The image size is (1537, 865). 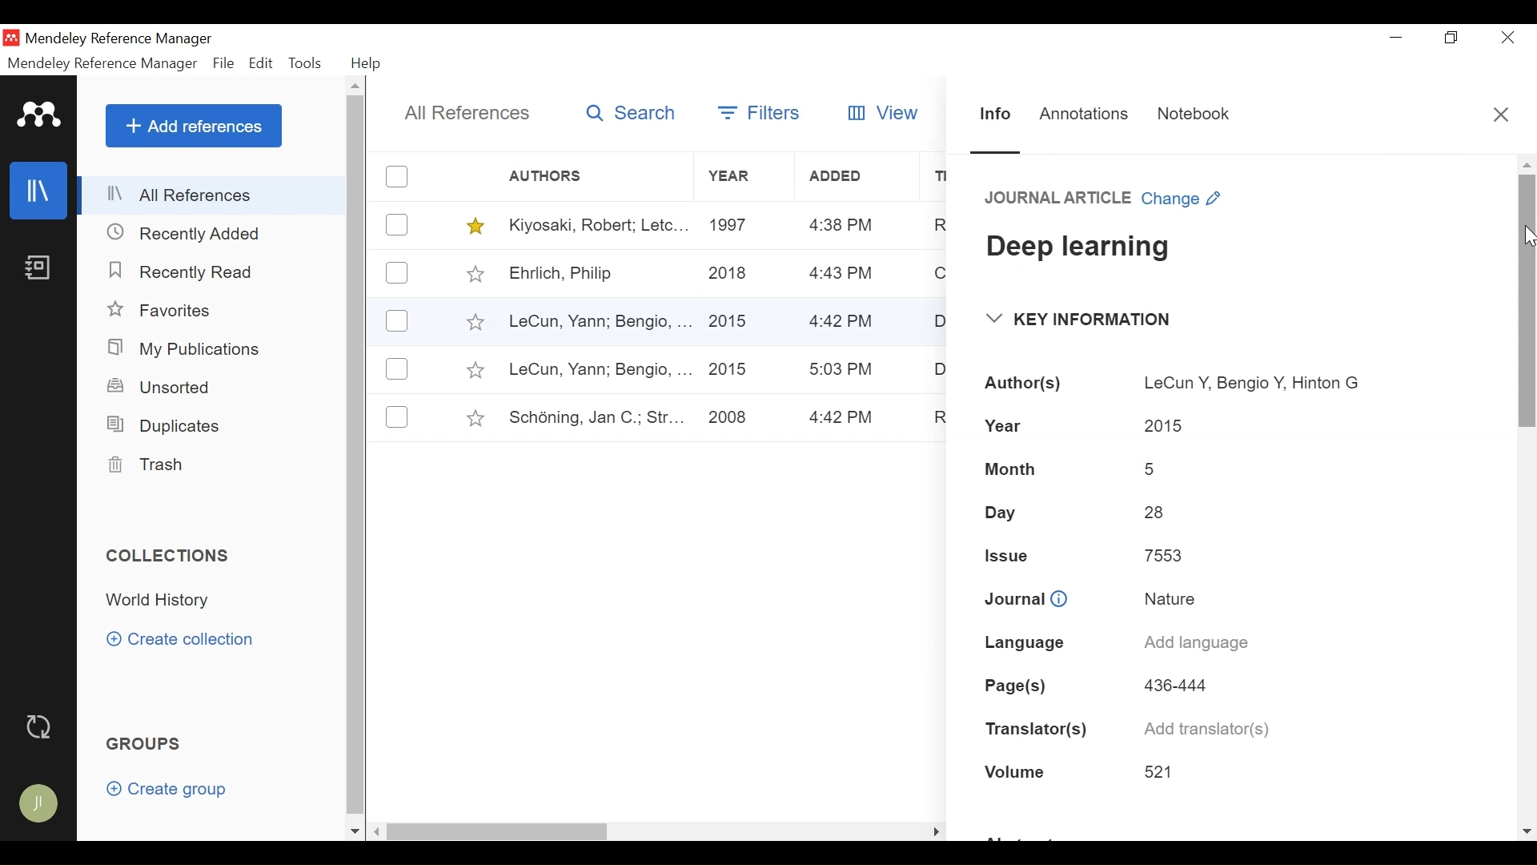 What do you see at coordinates (102, 63) in the screenshot?
I see `Mendeley Reference Manager` at bounding box center [102, 63].